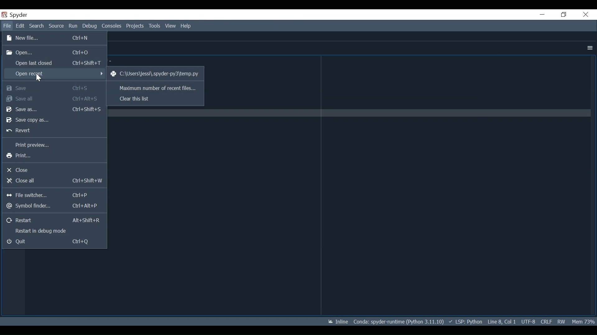  Describe the element at coordinates (586, 14) in the screenshot. I see `Close` at that location.